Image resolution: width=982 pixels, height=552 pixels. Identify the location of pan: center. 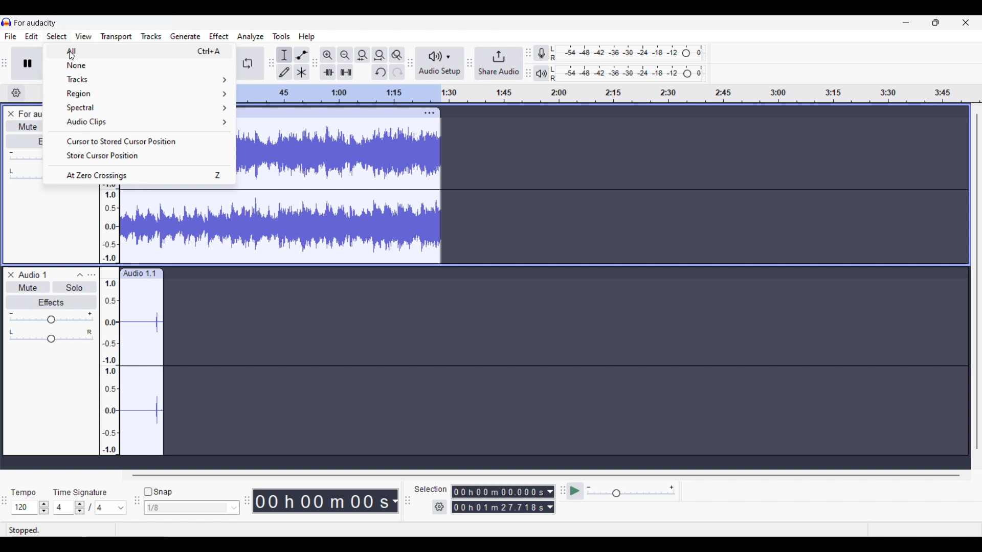
(52, 336).